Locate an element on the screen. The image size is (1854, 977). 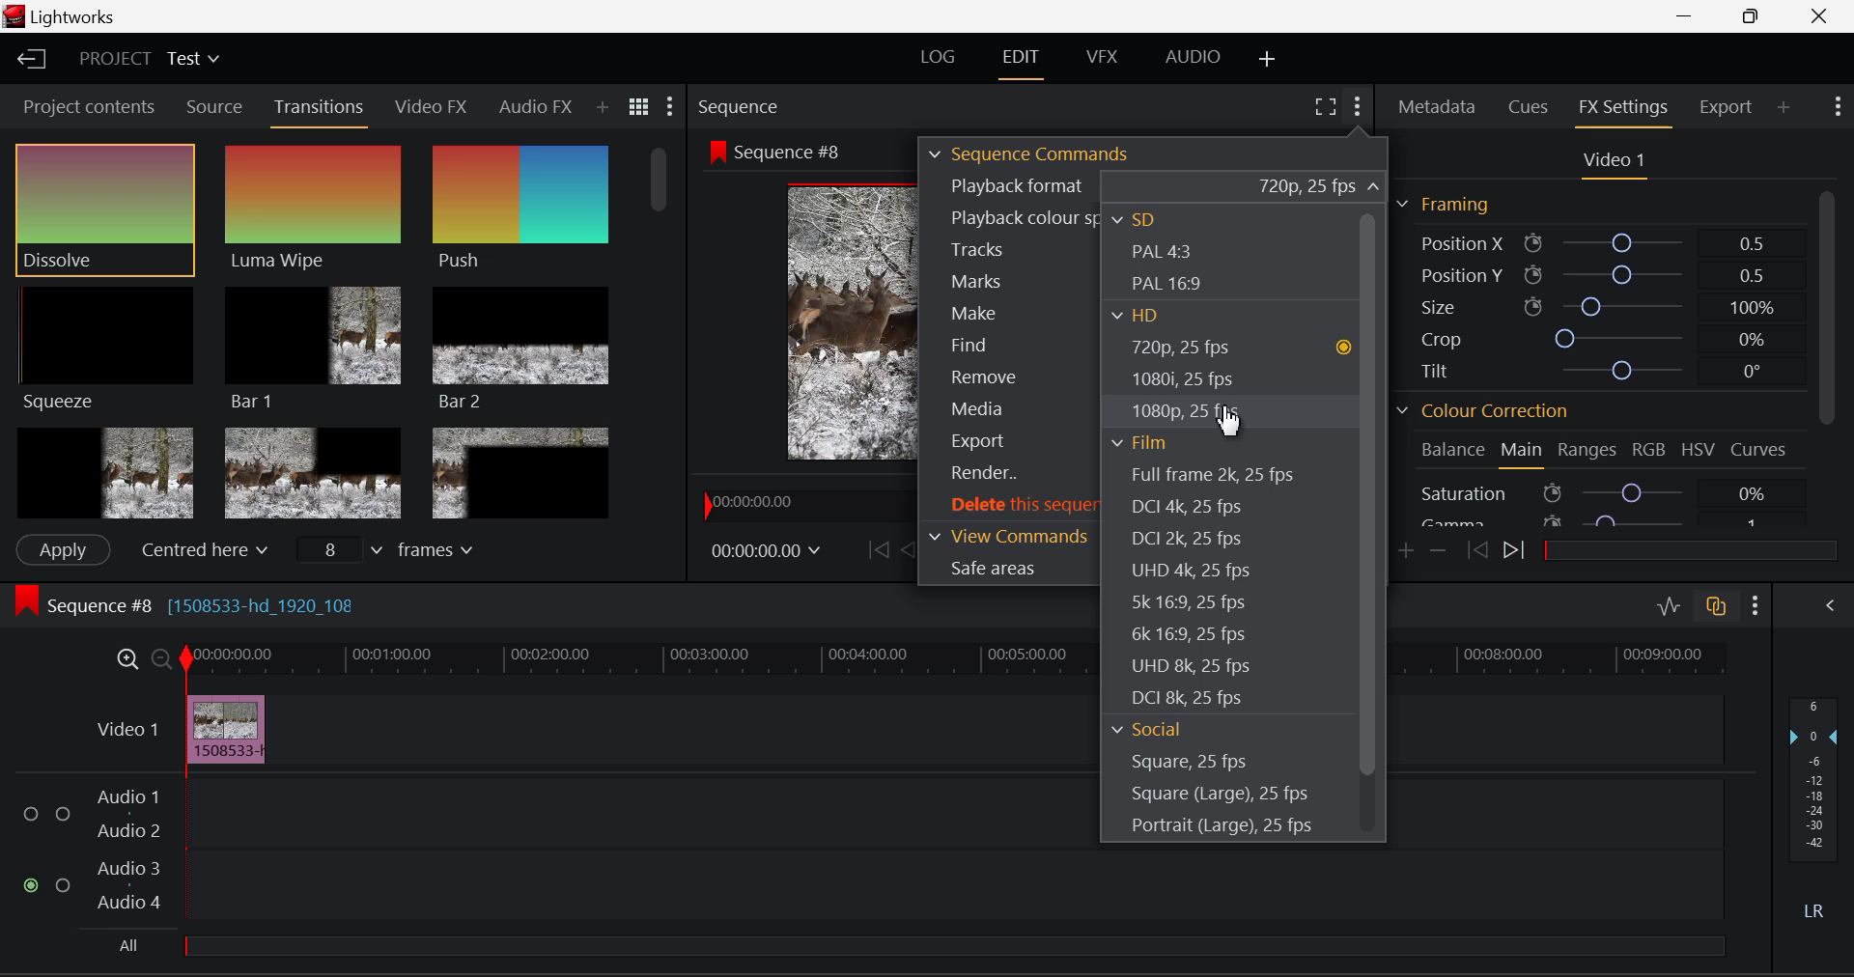
Square is located at coordinates (1190, 762).